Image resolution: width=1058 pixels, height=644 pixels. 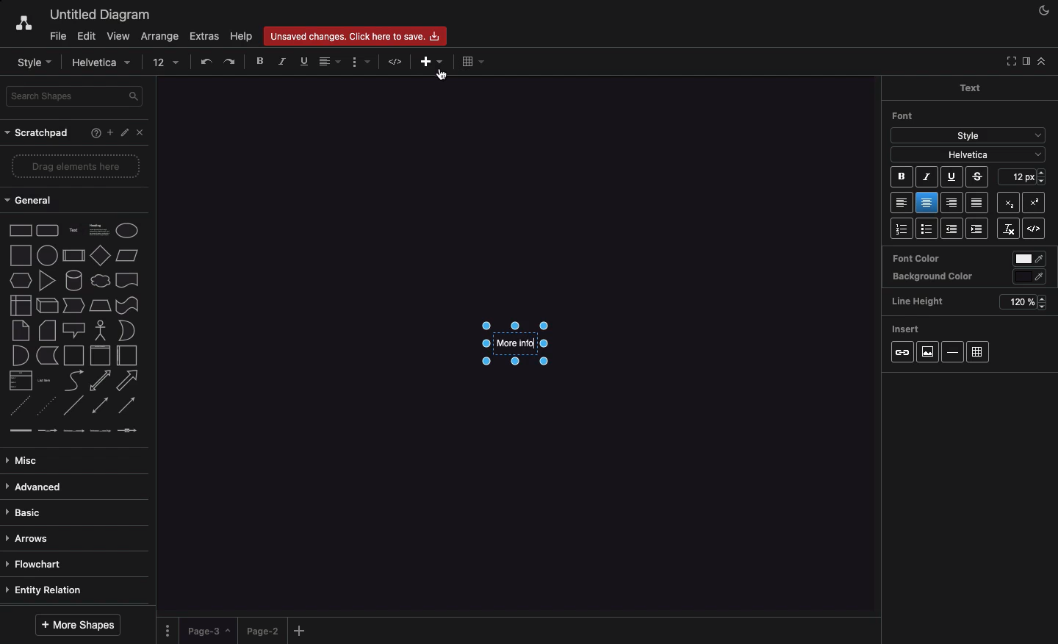 I want to click on horizontal container, so click(x=127, y=355).